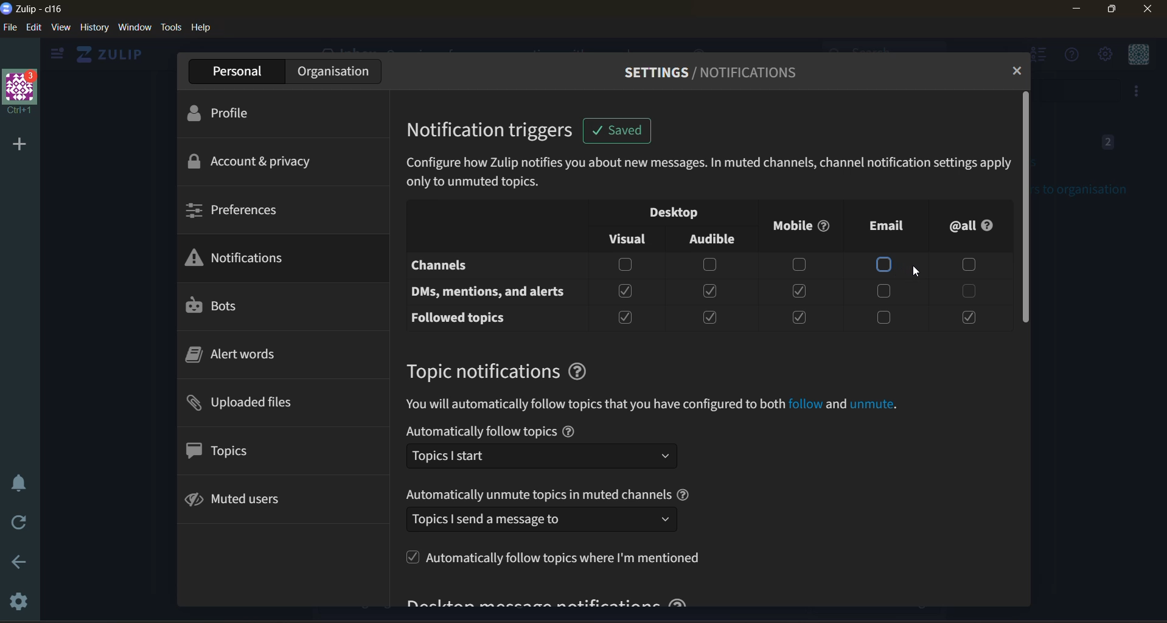 The width and height of the screenshot is (1167, 623). I want to click on text, so click(594, 405).